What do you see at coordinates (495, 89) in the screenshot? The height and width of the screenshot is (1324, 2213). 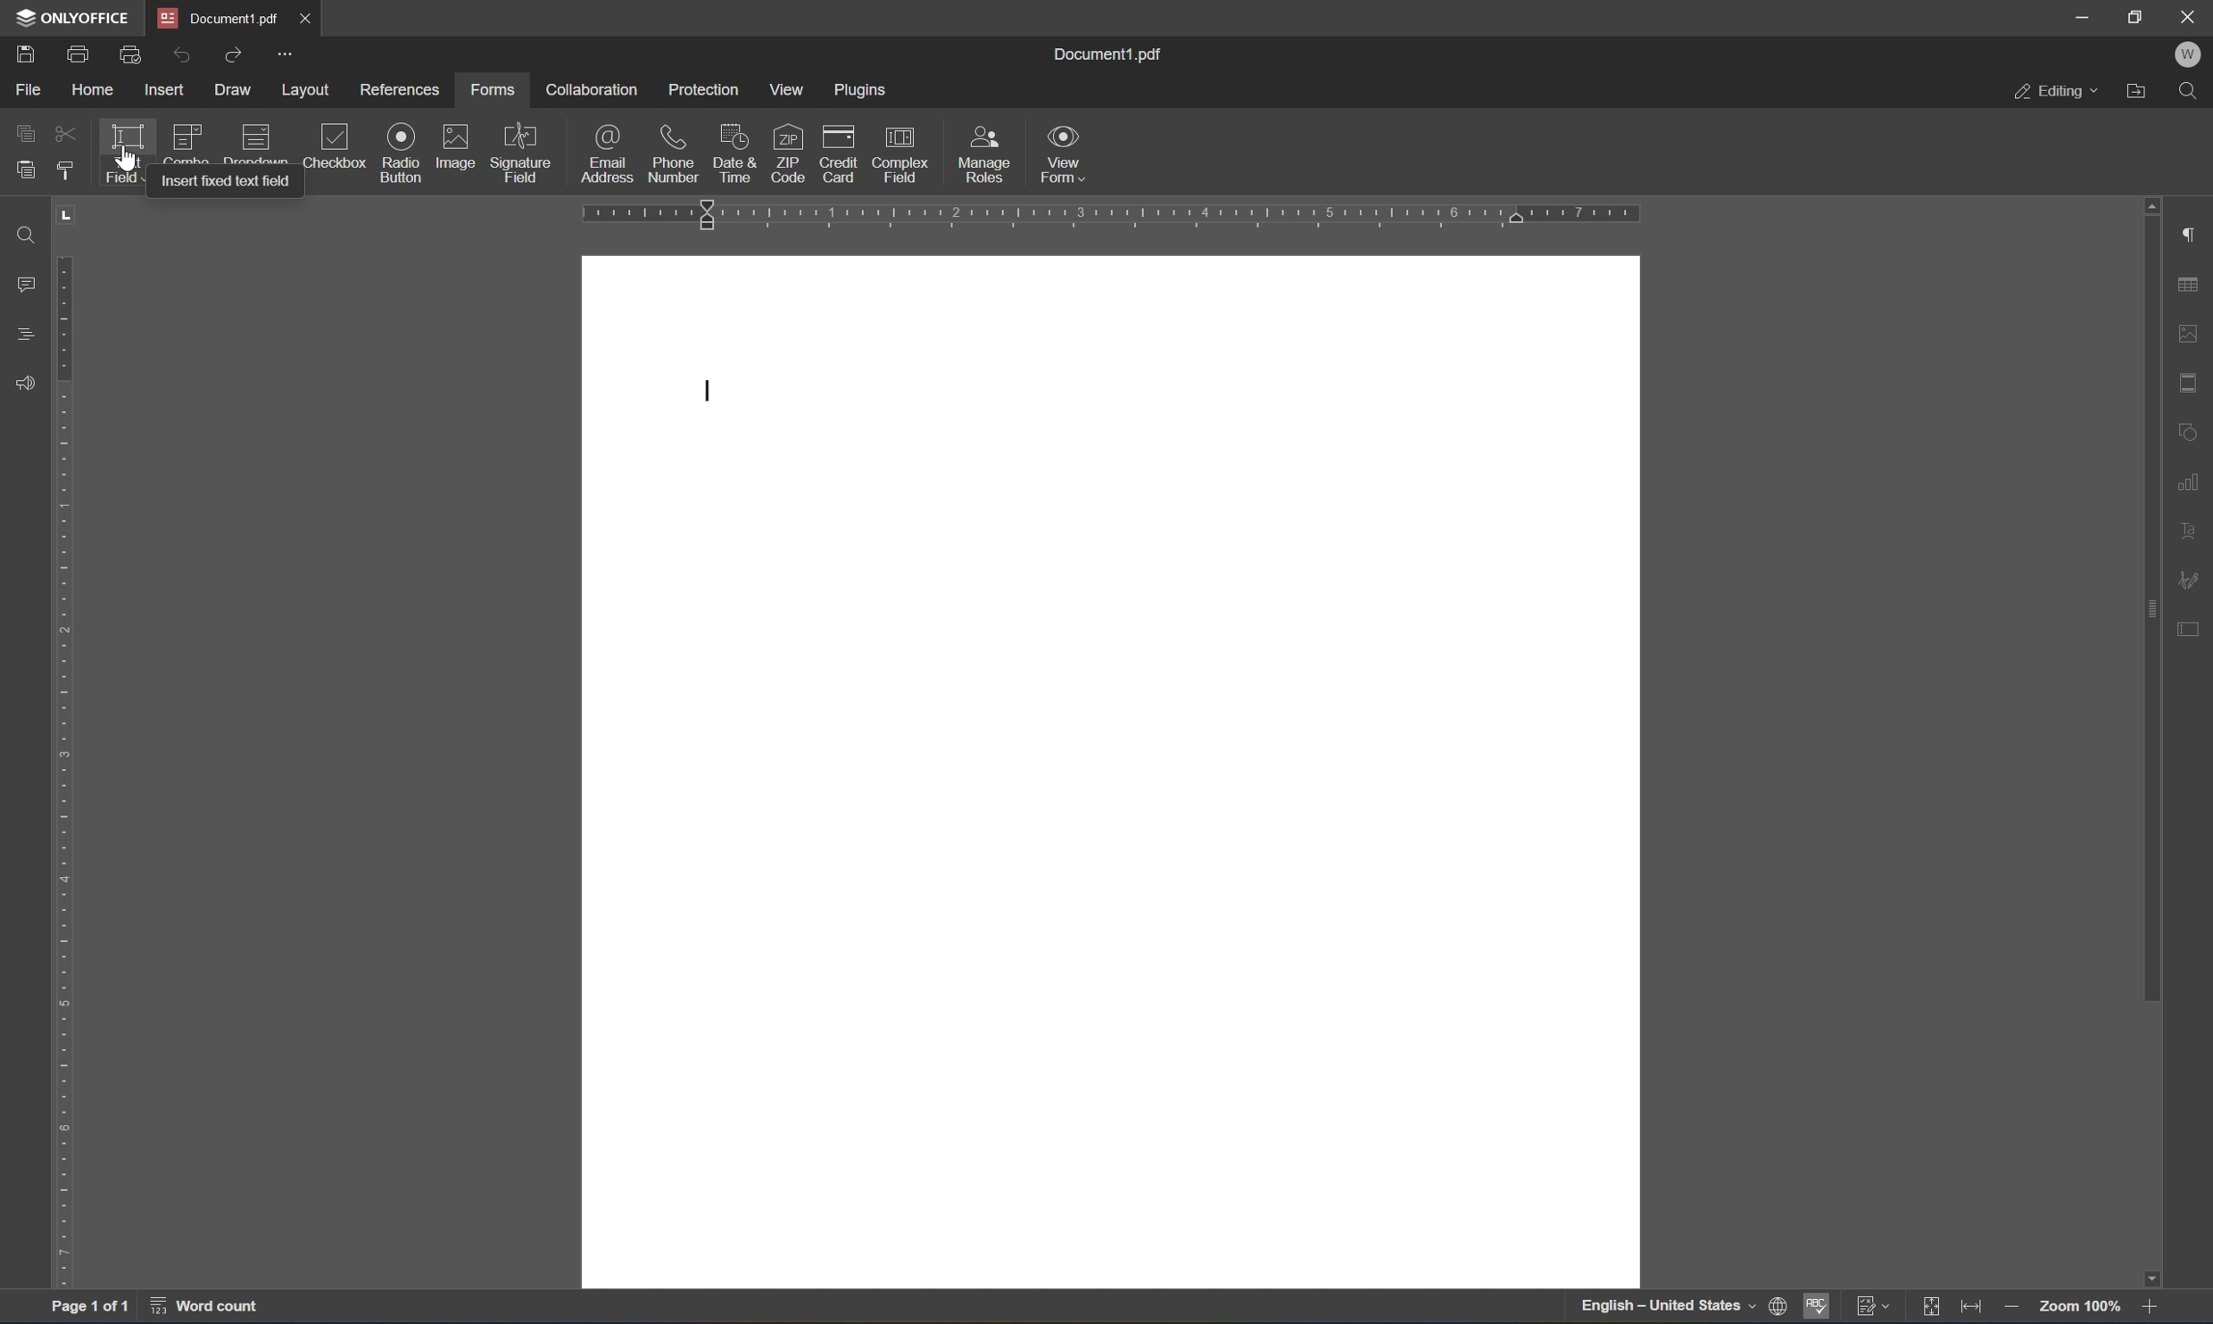 I see `forms` at bounding box center [495, 89].